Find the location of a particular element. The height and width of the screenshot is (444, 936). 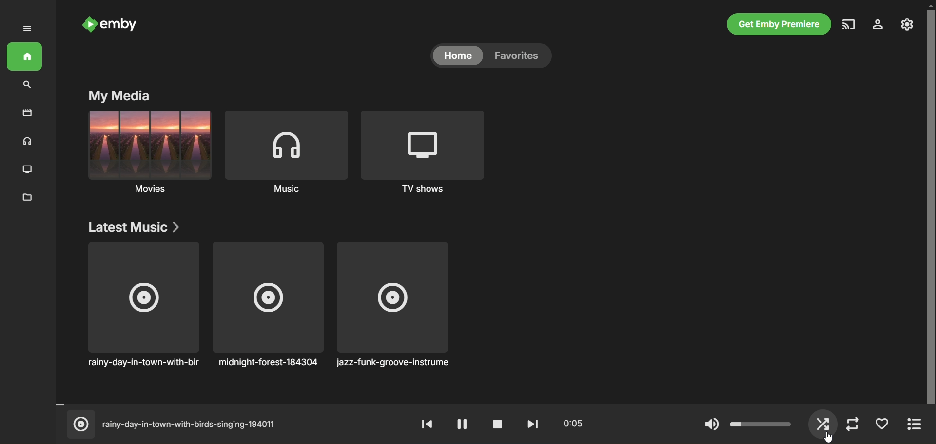

0:05 is located at coordinates (574, 425).